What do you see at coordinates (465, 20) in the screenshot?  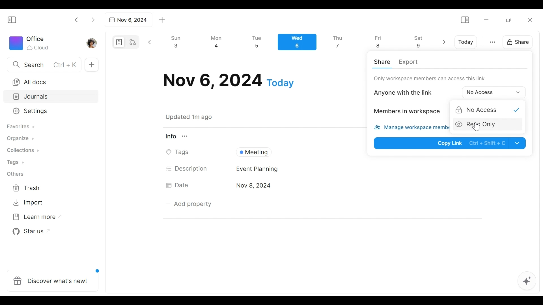 I see `Show/Hide Sidebar` at bounding box center [465, 20].